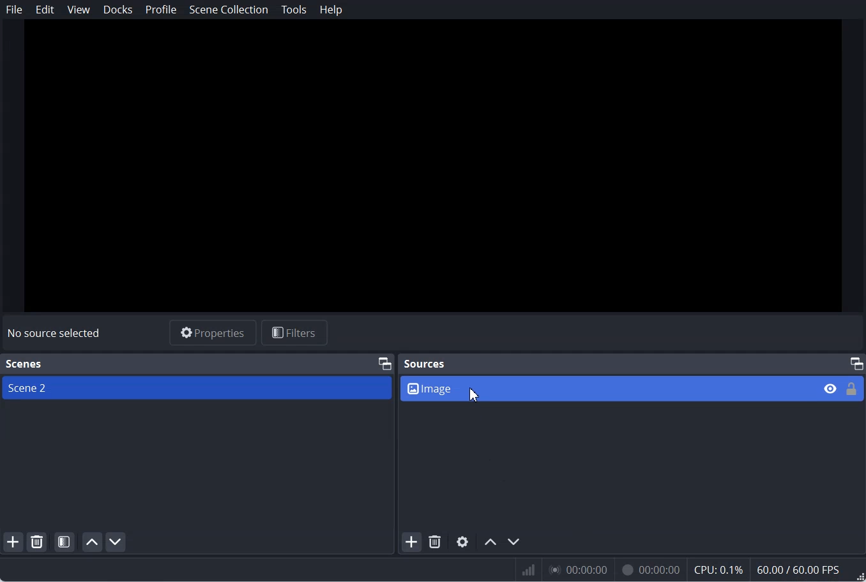  What do you see at coordinates (515, 541) in the screenshot?
I see `Move source down` at bounding box center [515, 541].